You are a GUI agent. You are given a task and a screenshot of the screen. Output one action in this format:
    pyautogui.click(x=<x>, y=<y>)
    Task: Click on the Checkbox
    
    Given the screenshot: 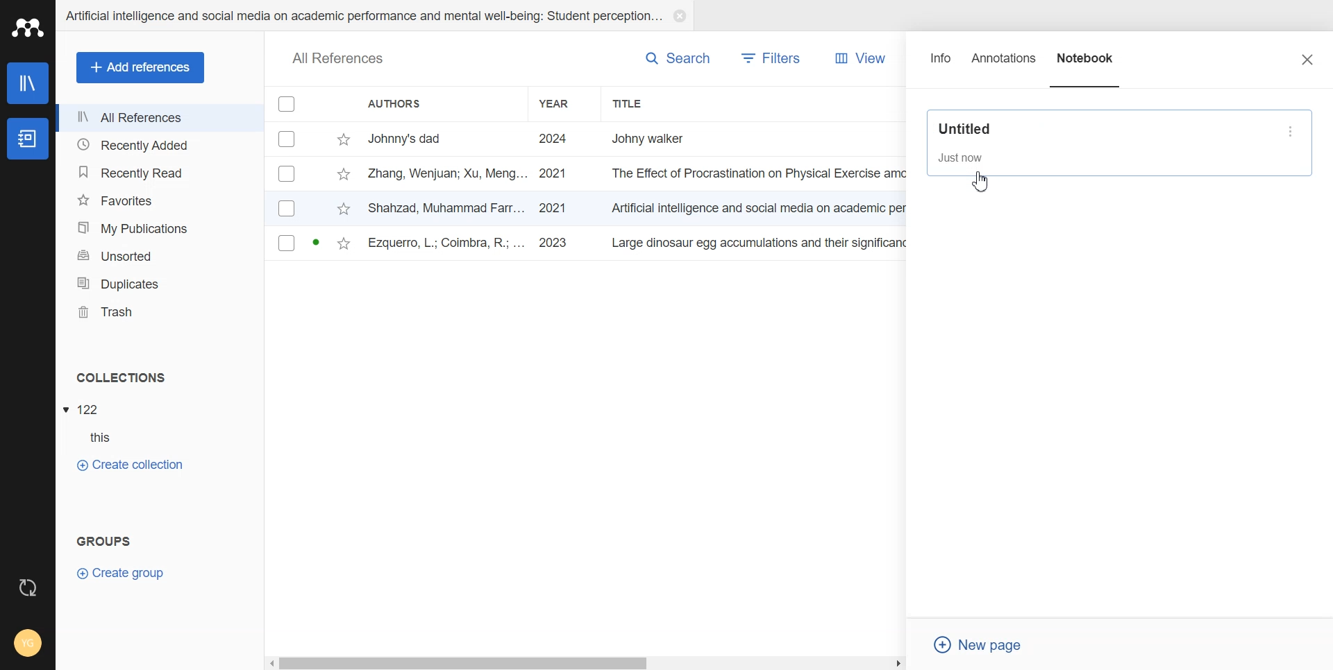 What is the action you would take?
    pyautogui.click(x=289, y=138)
    